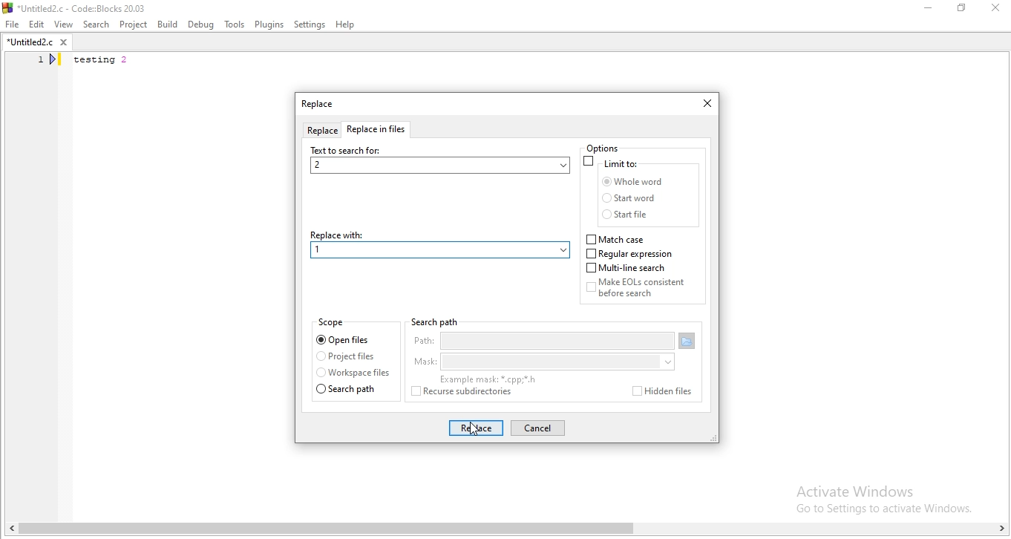 The height and width of the screenshot is (539, 1011). Describe the element at coordinates (379, 131) in the screenshot. I see `replace files` at that location.